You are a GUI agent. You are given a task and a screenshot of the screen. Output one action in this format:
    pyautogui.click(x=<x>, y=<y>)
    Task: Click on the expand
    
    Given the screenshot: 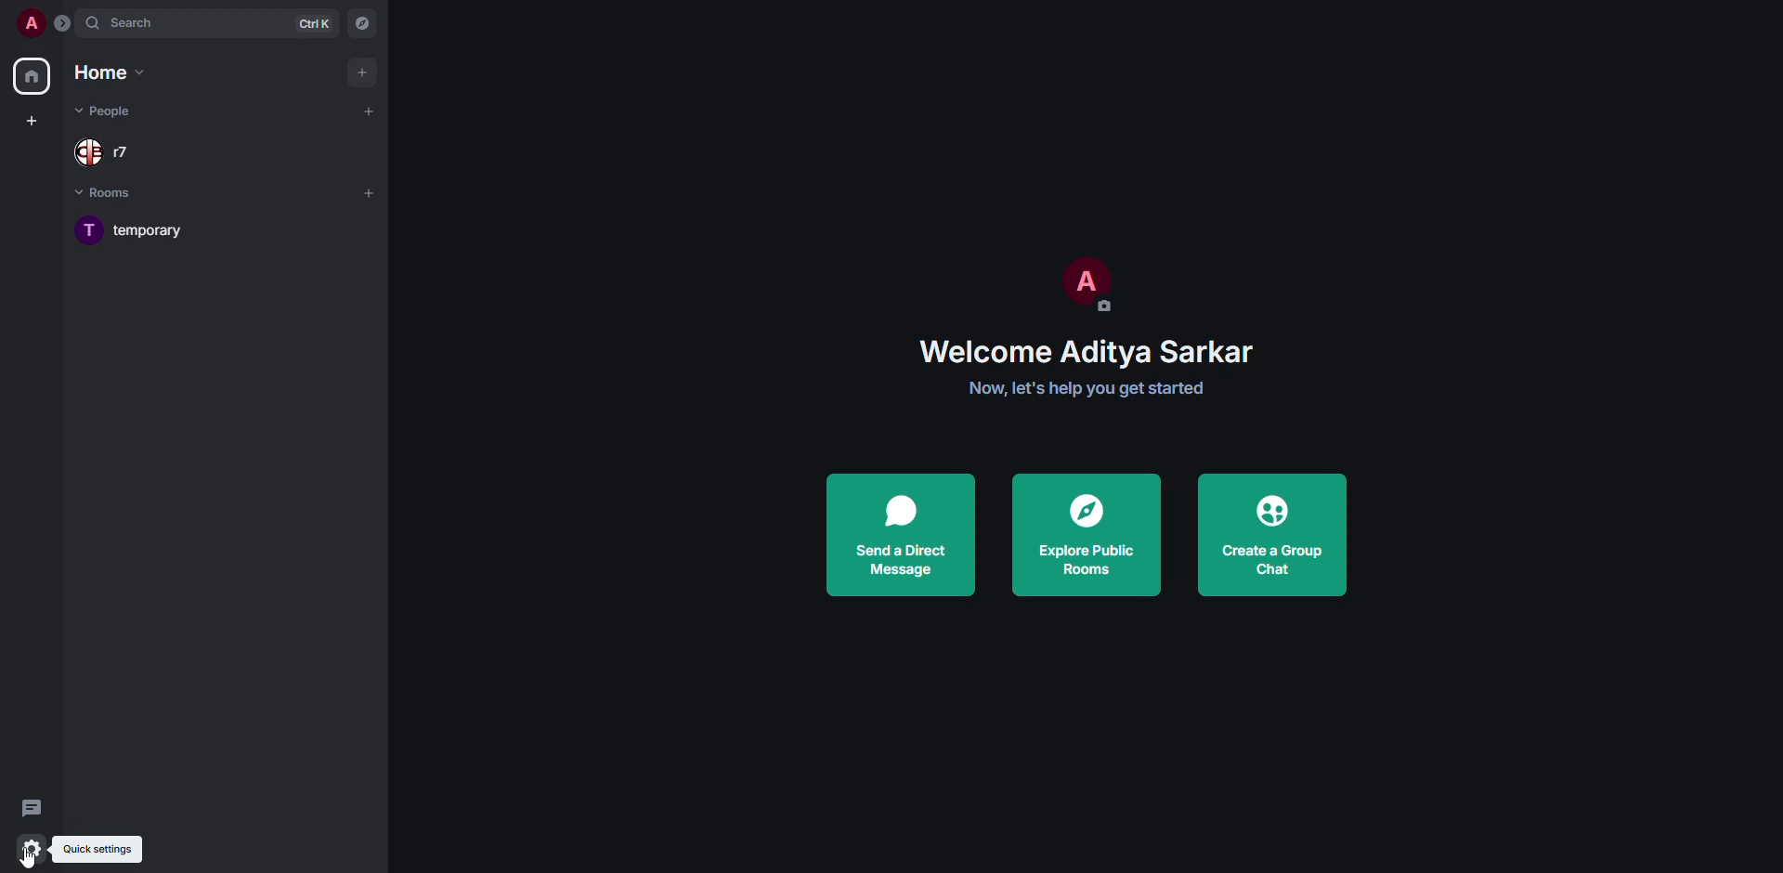 What is the action you would take?
    pyautogui.click(x=63, y=22)
    